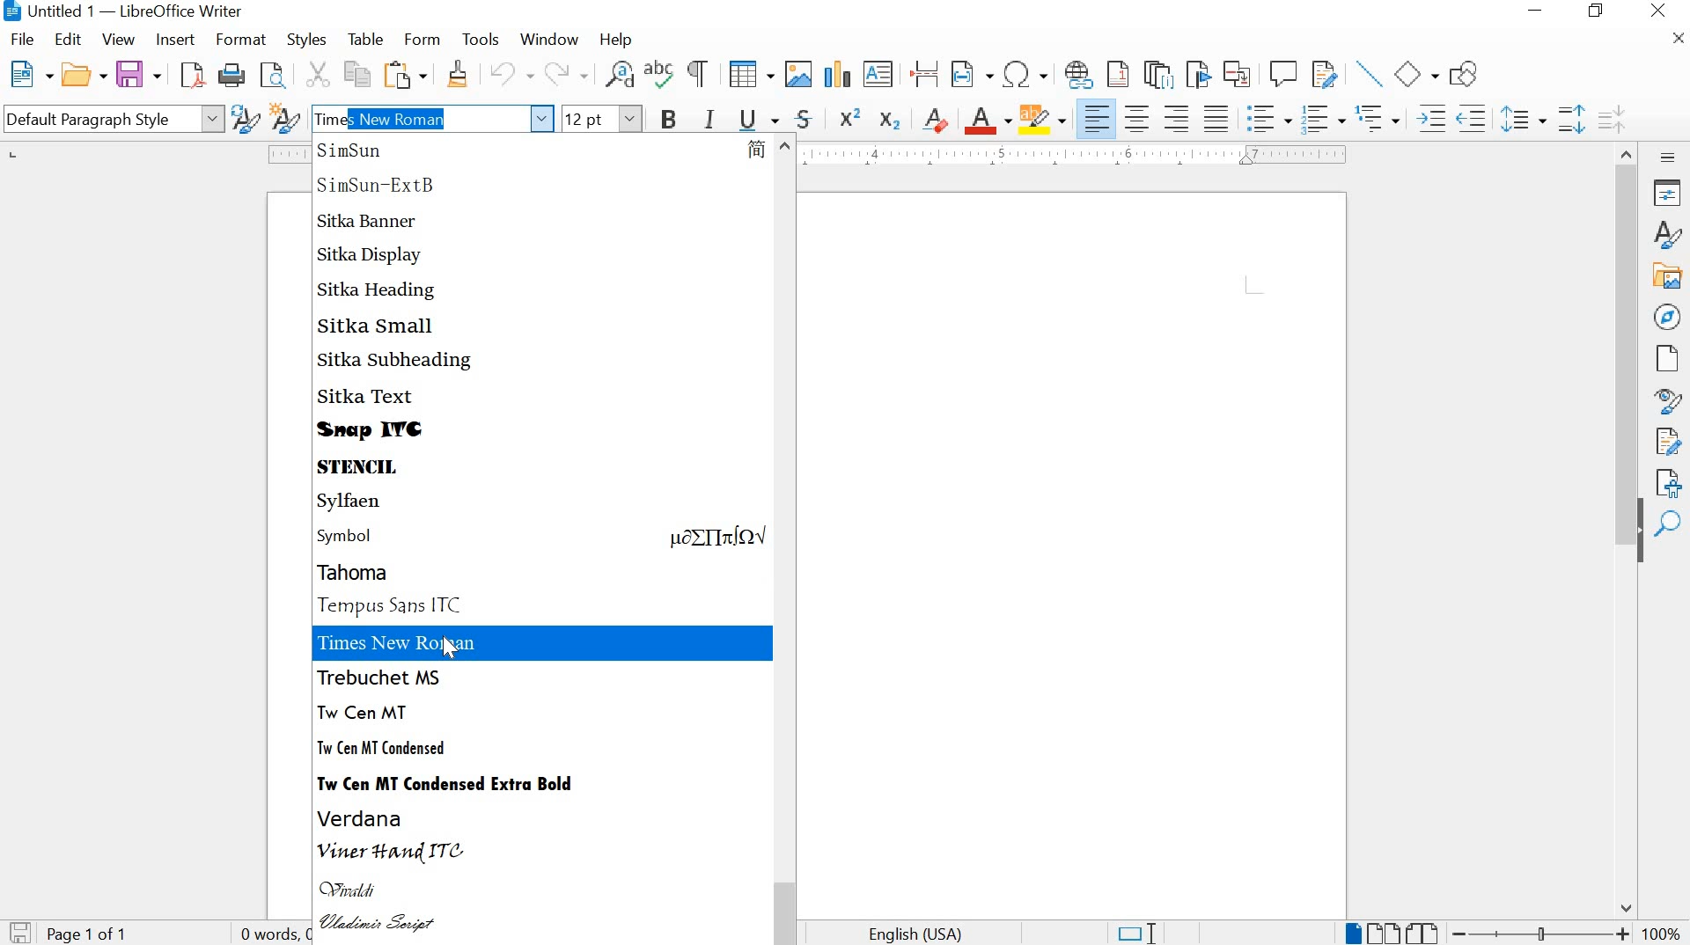  Describe the element at coordinates (192, 77) in the screenshot. I see `SAVE AS PDF` at that location.